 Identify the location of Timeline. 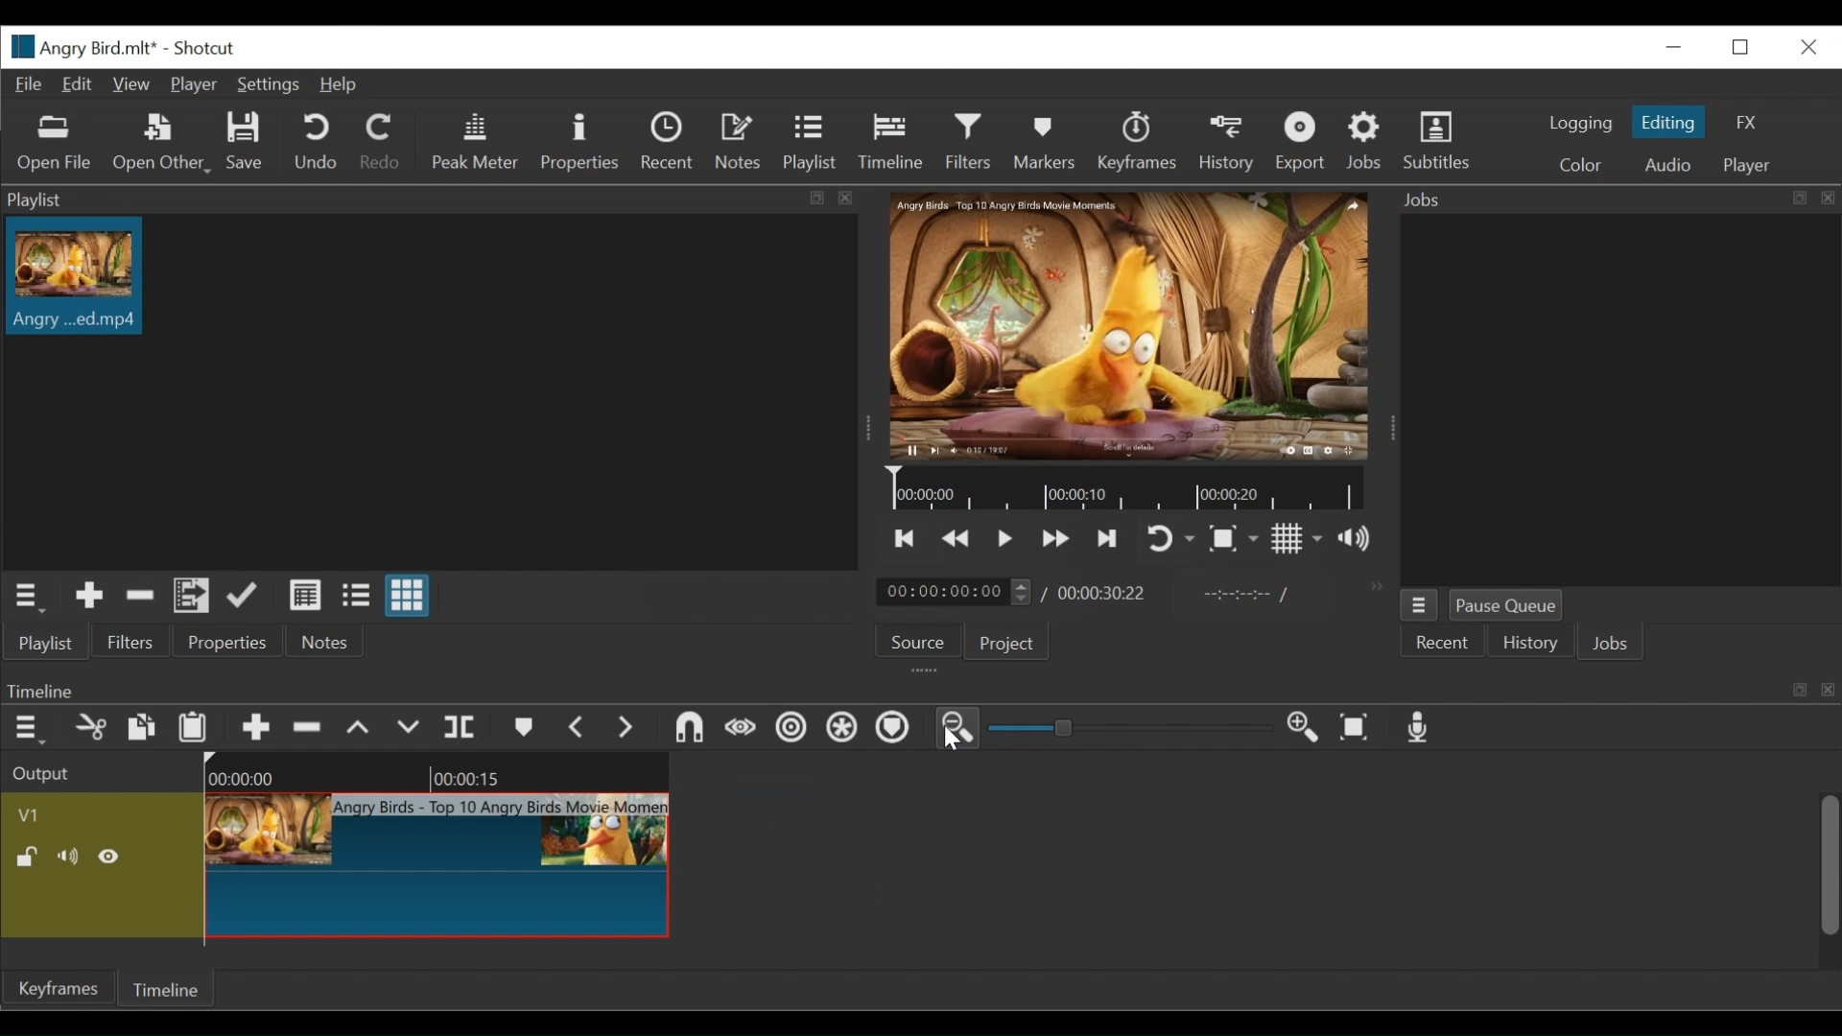
(447, 771).